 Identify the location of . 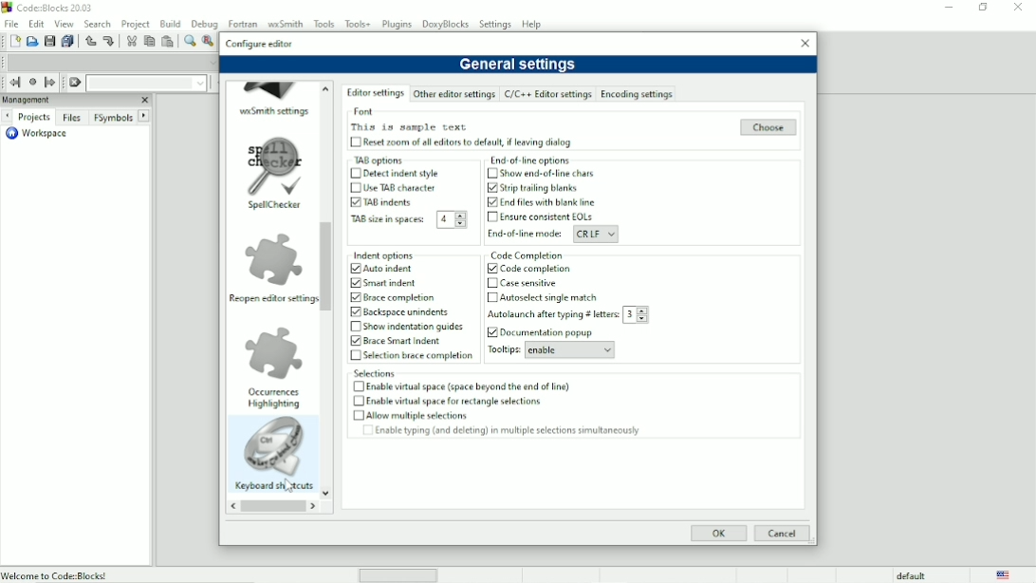
(353, 327).